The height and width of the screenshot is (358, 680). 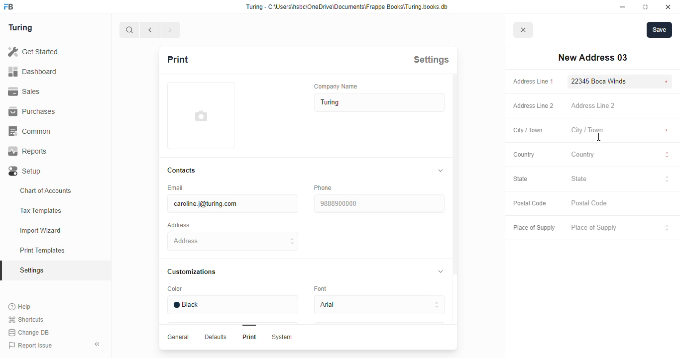 I want to click on font, so click(x=322, y=288).